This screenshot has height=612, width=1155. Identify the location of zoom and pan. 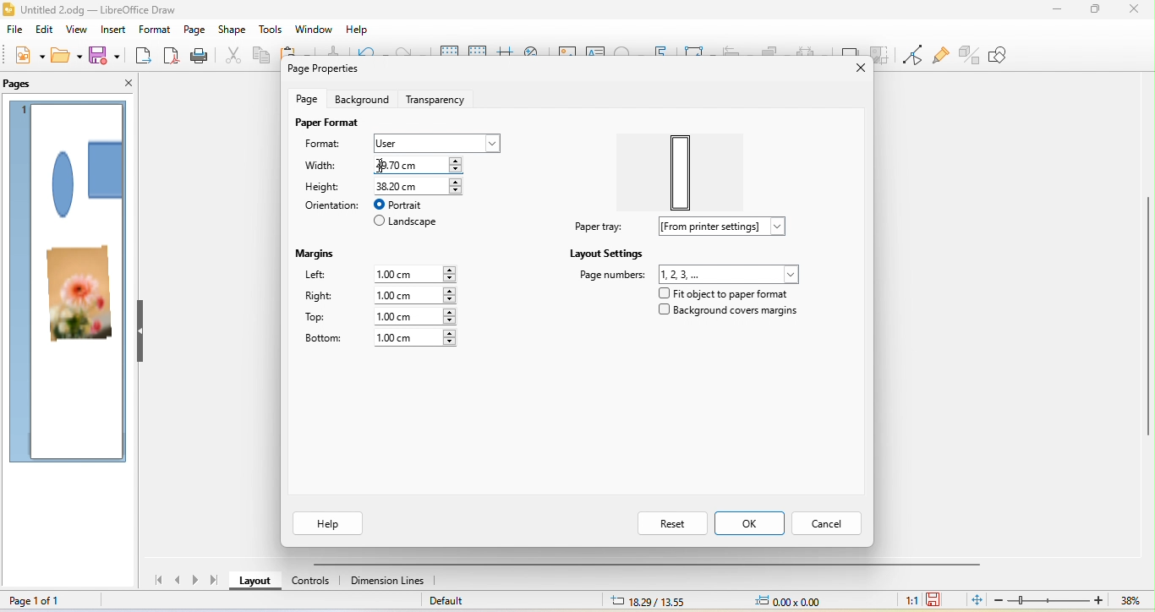
(539, 50).